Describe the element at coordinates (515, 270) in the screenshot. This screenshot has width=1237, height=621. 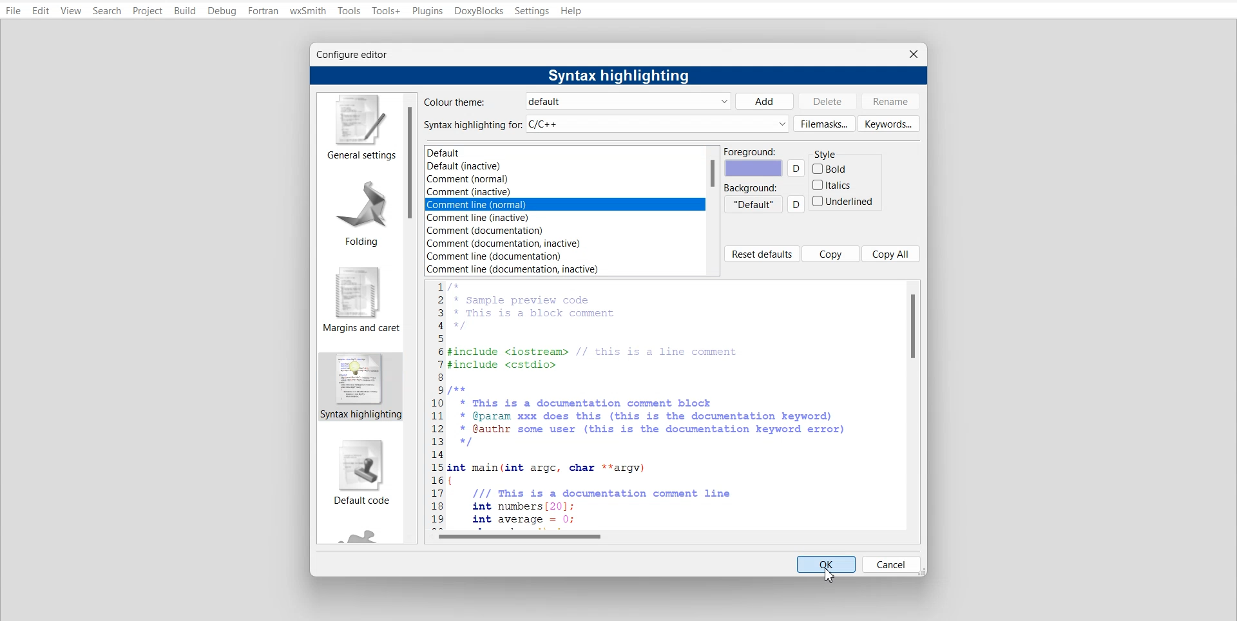
I see `‘Comment line (documentation, inactive)` at that location.